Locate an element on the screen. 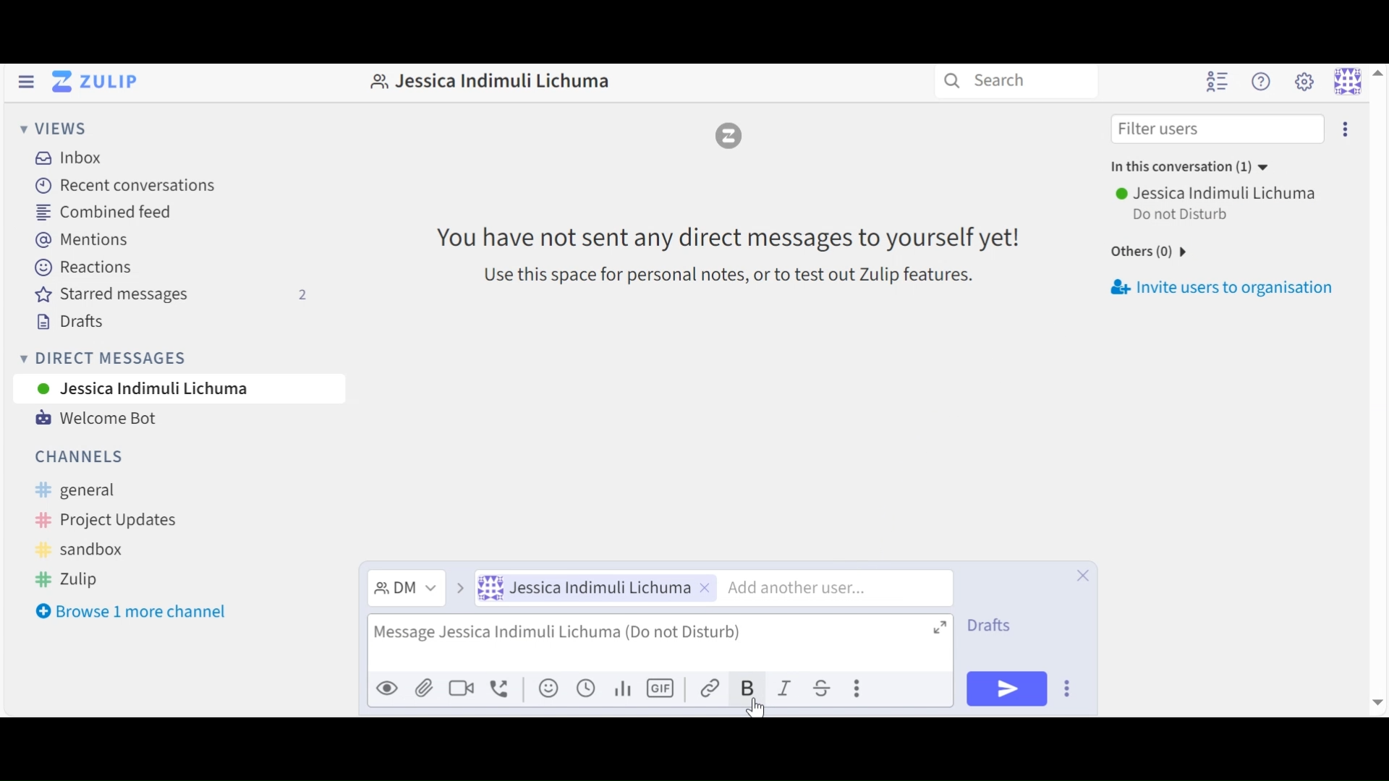  Hide user list is located at coordinates (1215, 82).